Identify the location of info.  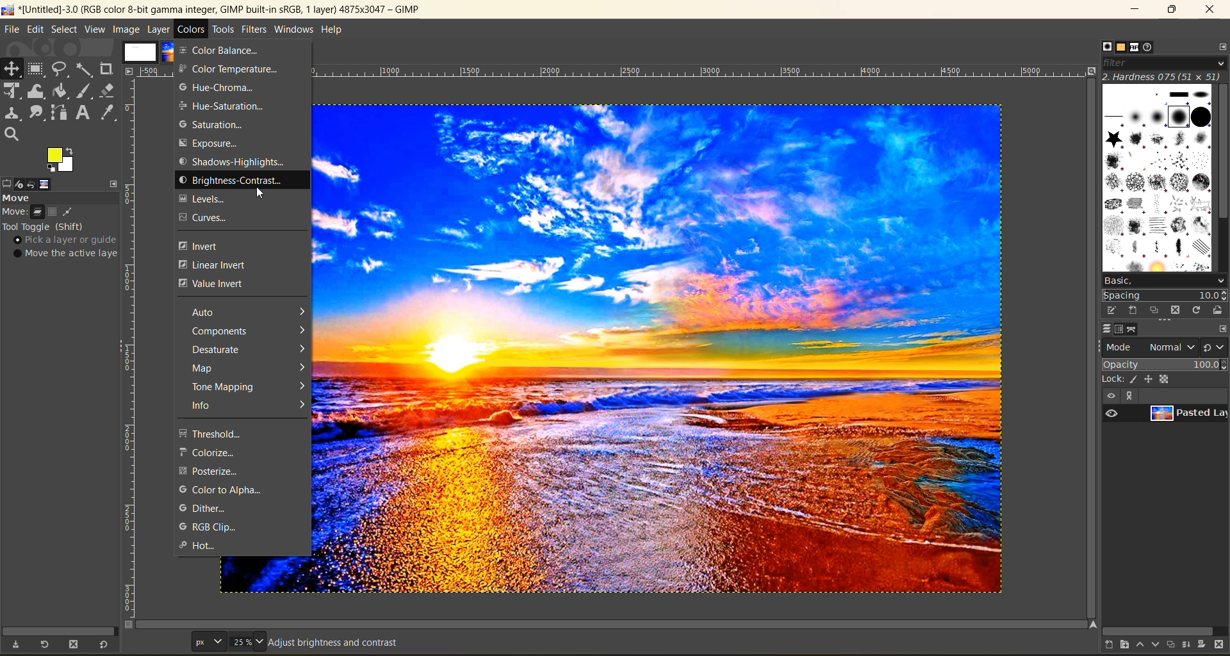
(250, 405).